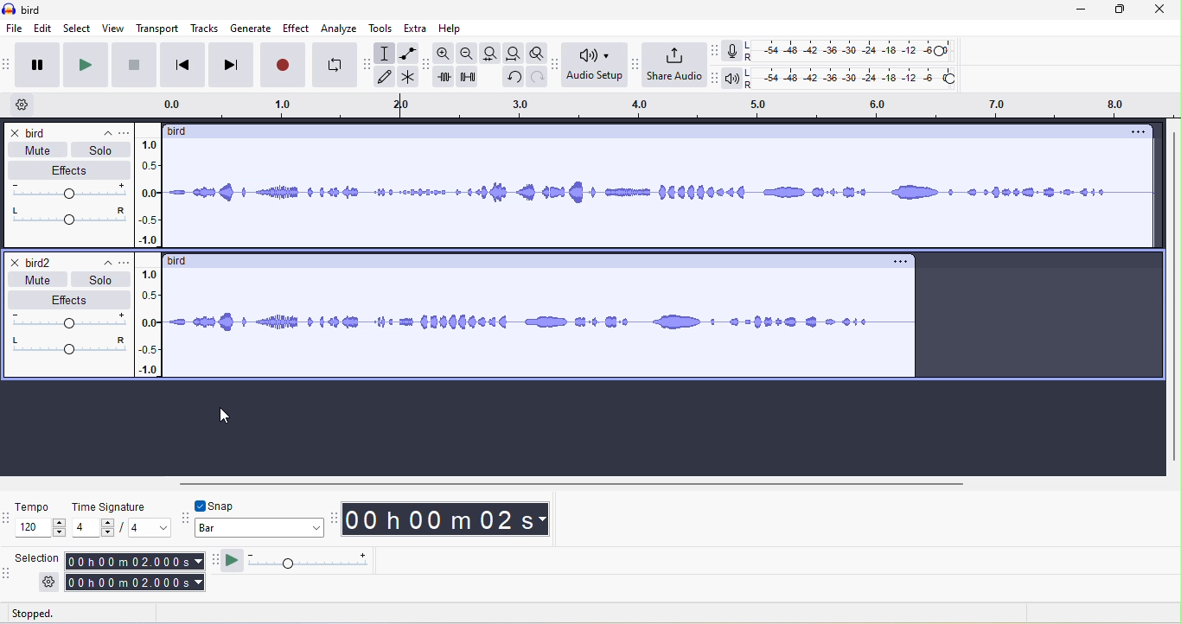 The image size is (1181, 624). I want to click on effects, so click(66, 297).